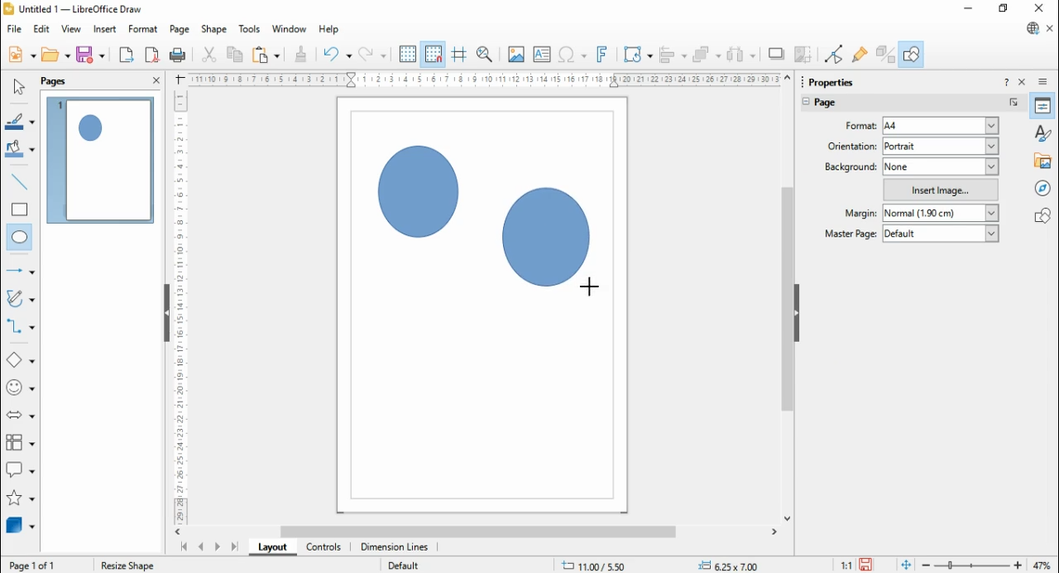  What do you see at coordinates (71, 29) in the screenshot?
I see `view` at bounding box center [71, 29].